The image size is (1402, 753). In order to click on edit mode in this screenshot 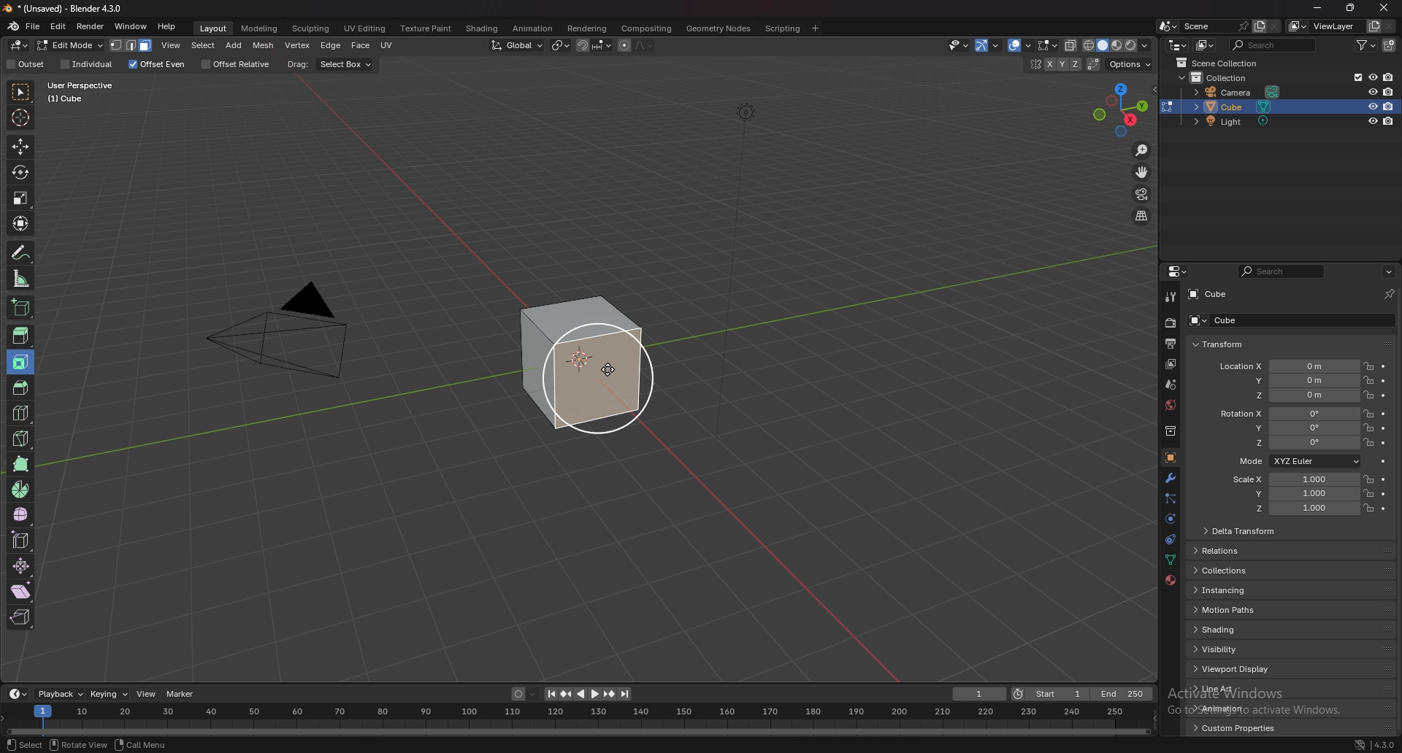, I will do `click(70, 45)`.